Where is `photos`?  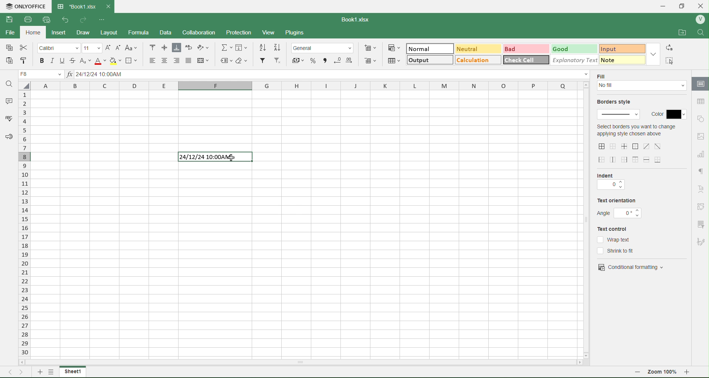
photos is located at coordinates (701, 136).